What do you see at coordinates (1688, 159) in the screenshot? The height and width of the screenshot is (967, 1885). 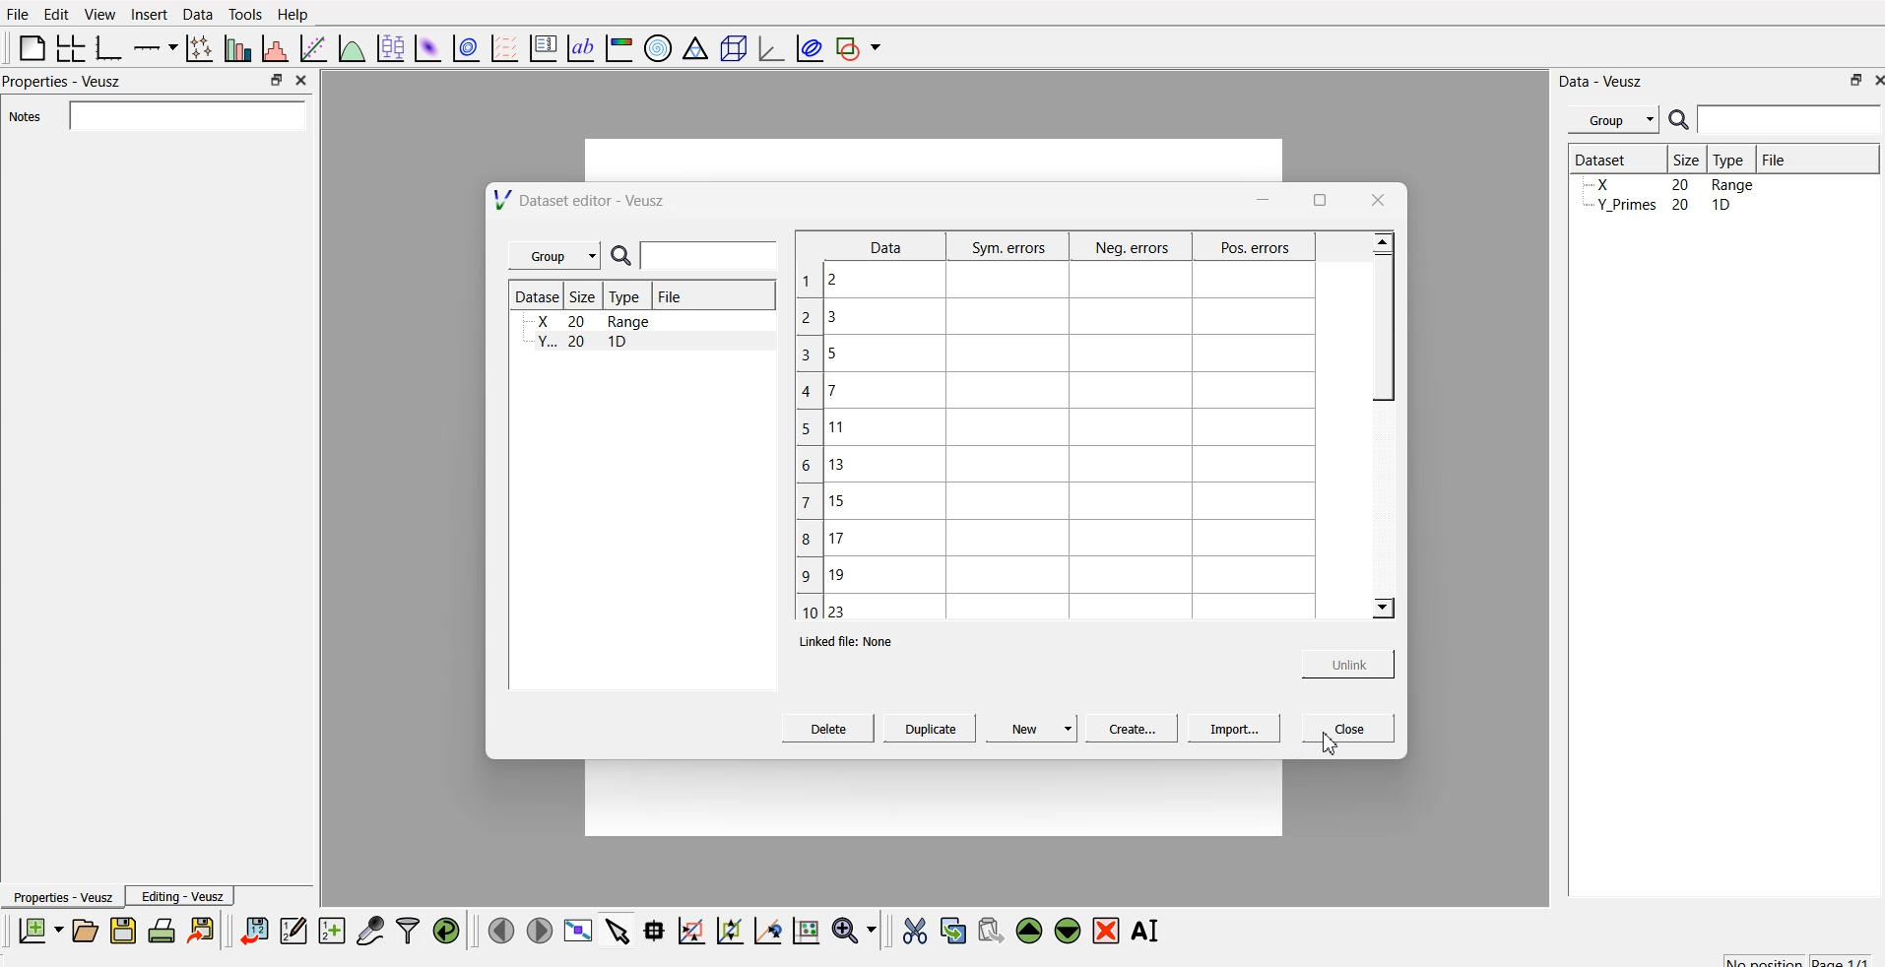 I see `| Size` at bounding box center [1688, 159].